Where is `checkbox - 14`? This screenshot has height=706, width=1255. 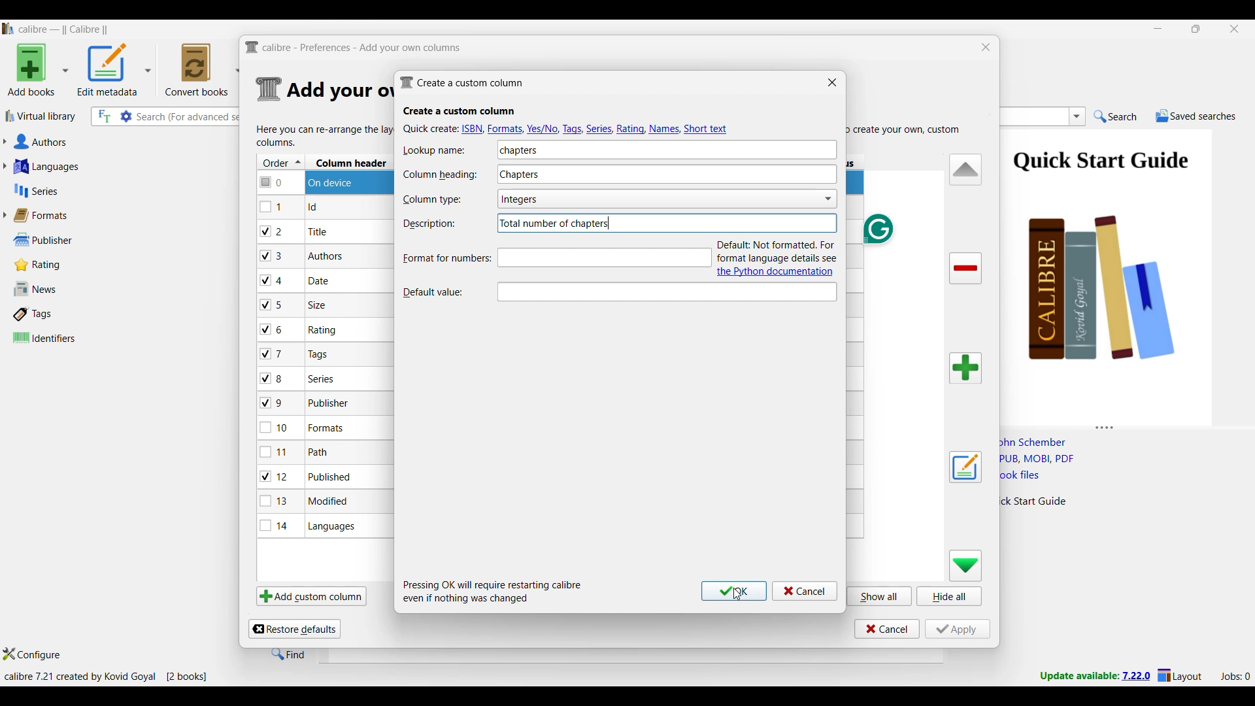 checkbox - 14 is located at coordinates (275, 525).